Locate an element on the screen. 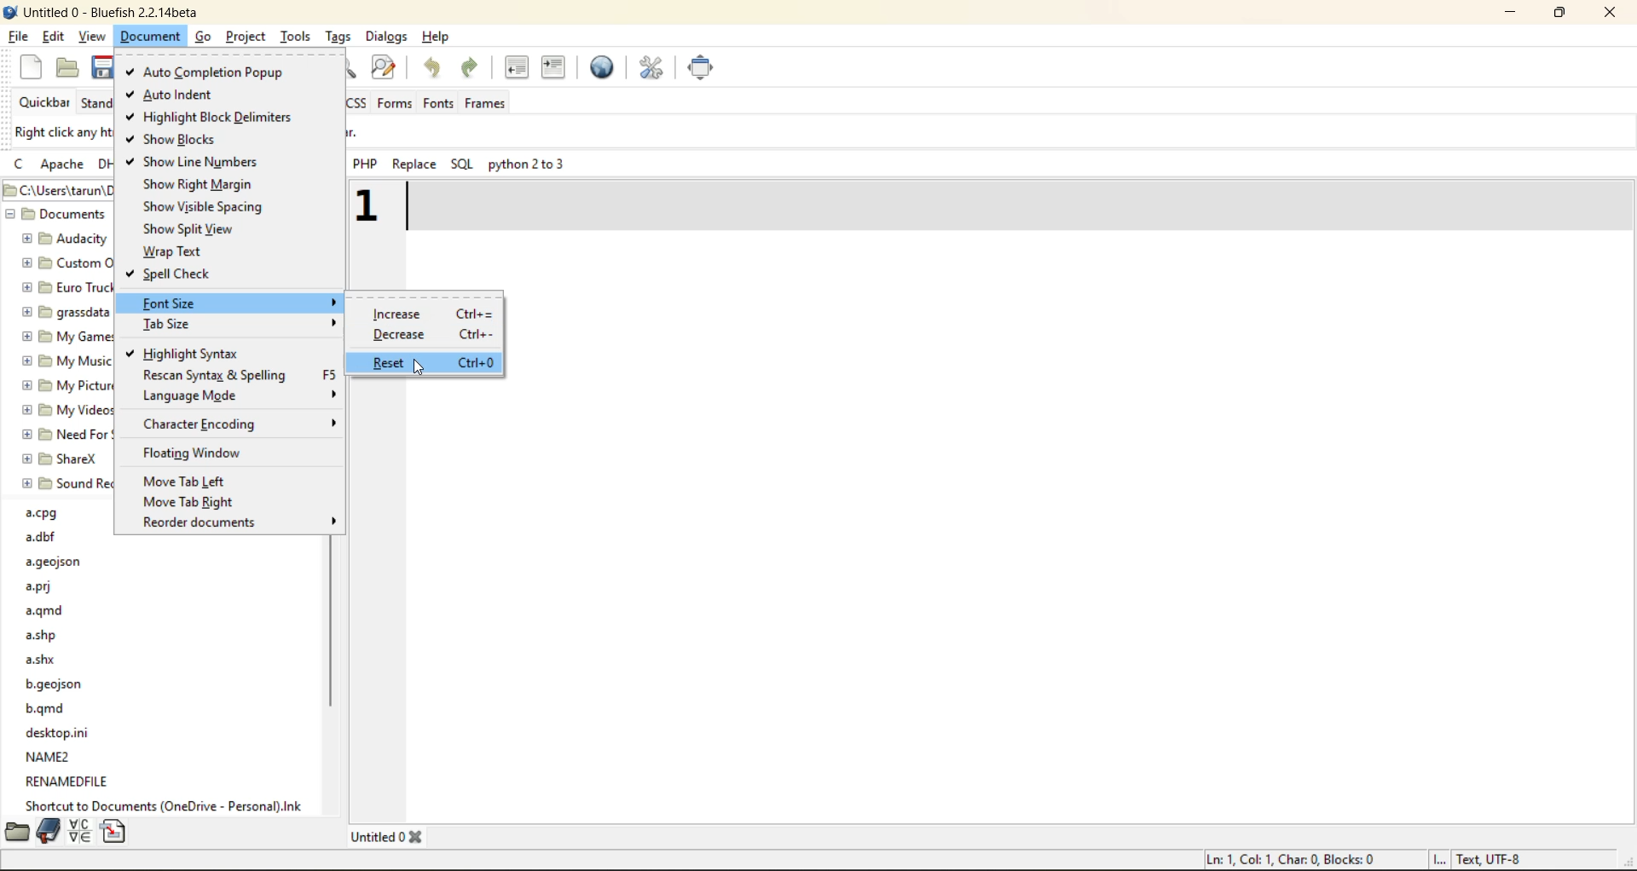 Image resolution: width=1637 pixels, height=871 pixels. decrease is located at coordinates (439, 336).